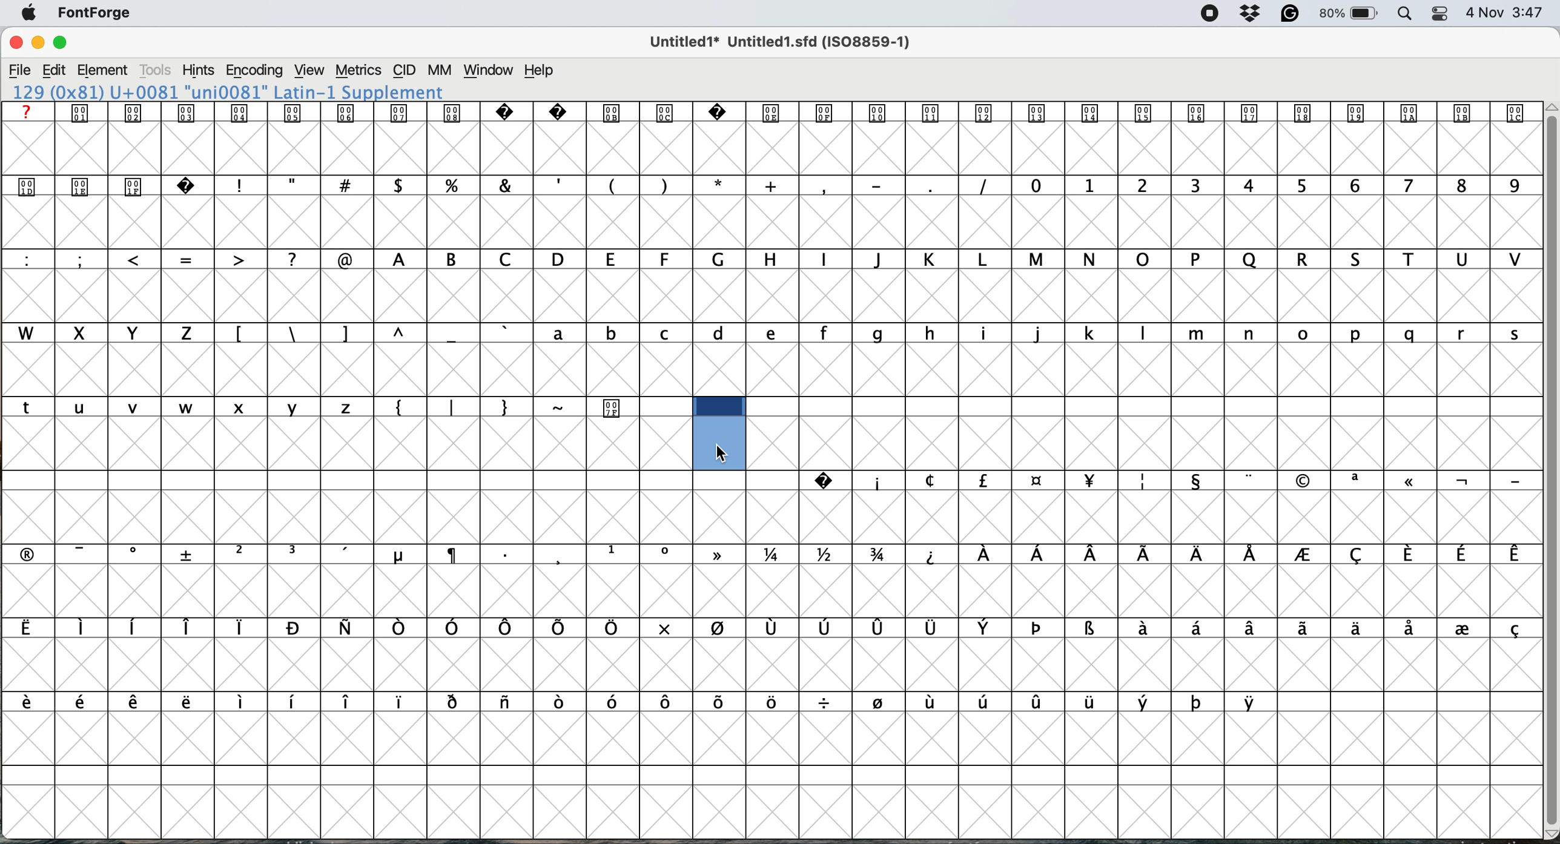  What do you see at coordinates (776, 112) in the screenshot?
I see `Control Characters / Special Symbols` at bounding box center [776, 112].